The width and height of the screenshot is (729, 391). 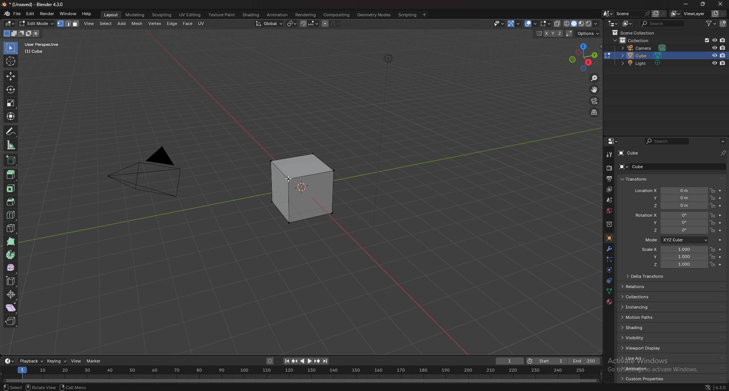 What do you see at coordinates (331, 24) in the screenshot?
I see `proportional editing objcets` at bounding box center [331, 24].